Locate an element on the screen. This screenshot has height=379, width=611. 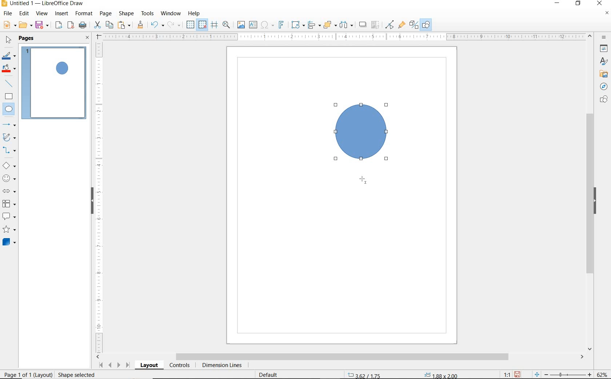
ZOOM OUT OR ZOOM IN is located at coordinates (563, 375).